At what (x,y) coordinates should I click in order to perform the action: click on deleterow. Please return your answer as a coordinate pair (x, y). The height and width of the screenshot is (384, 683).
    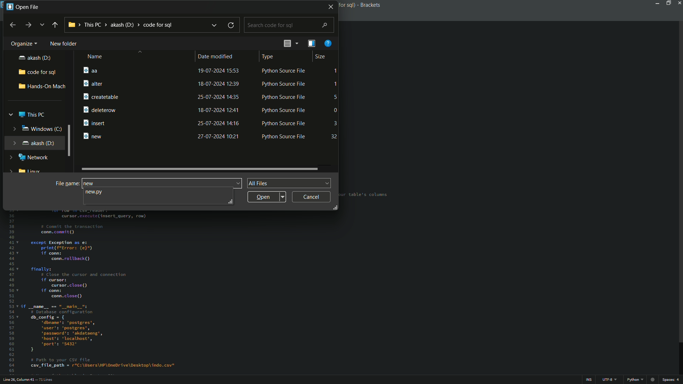
    Looking at the image, I should click on (102, 110).